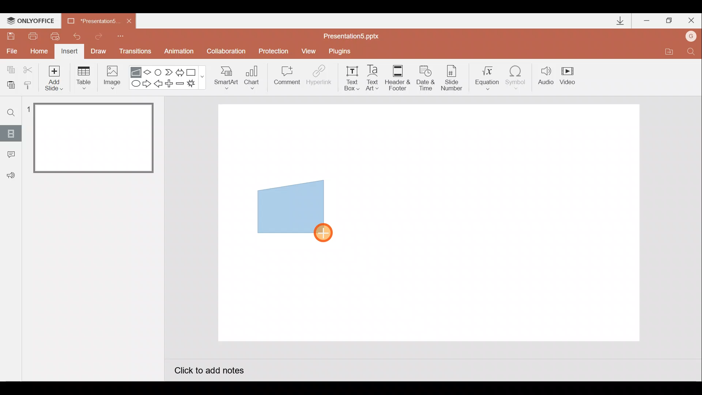 The image size is (702, 395). Describe the element at coordinates (83, 77) in the screenshot. I see `Table` at that location.